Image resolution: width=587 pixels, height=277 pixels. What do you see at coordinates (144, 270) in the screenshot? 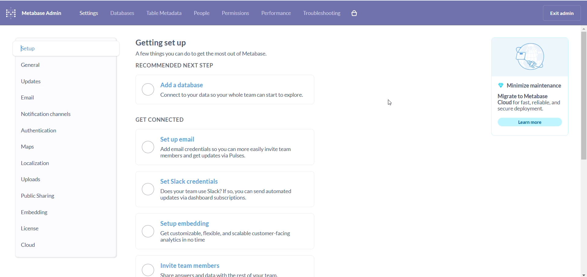
I see `invite team members radio button` at bounding box center [144, 270].